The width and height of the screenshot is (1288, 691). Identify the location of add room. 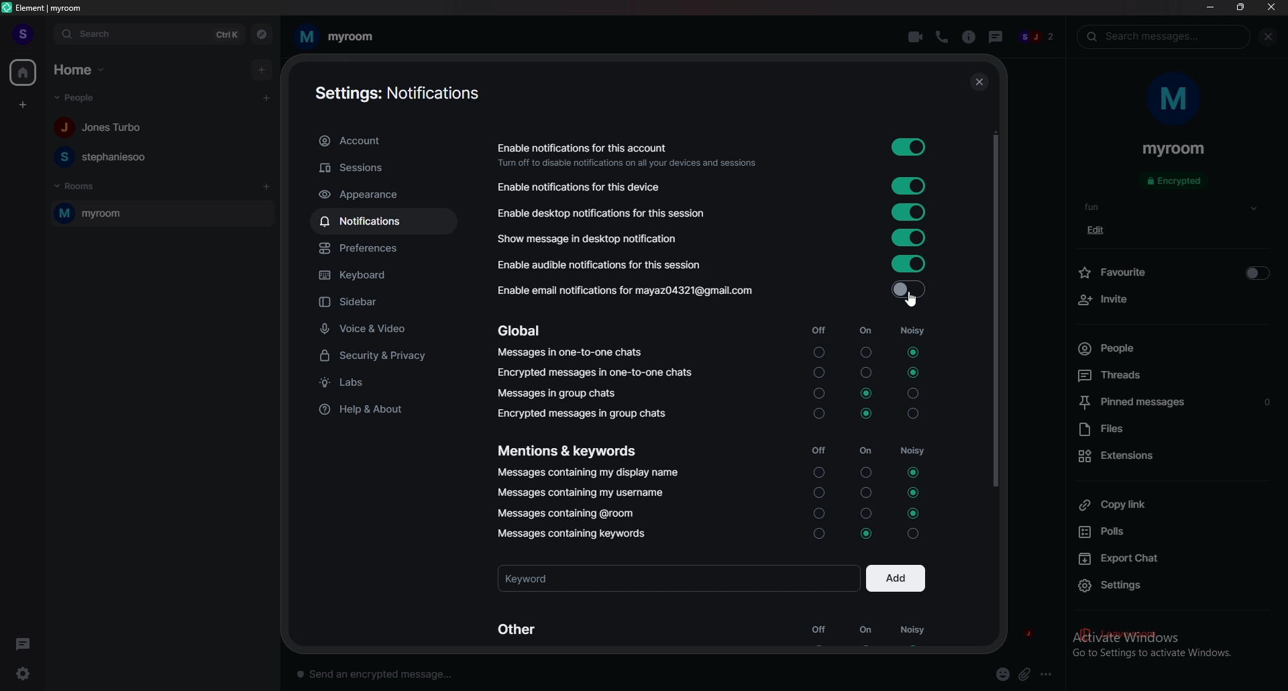
(267, 187).